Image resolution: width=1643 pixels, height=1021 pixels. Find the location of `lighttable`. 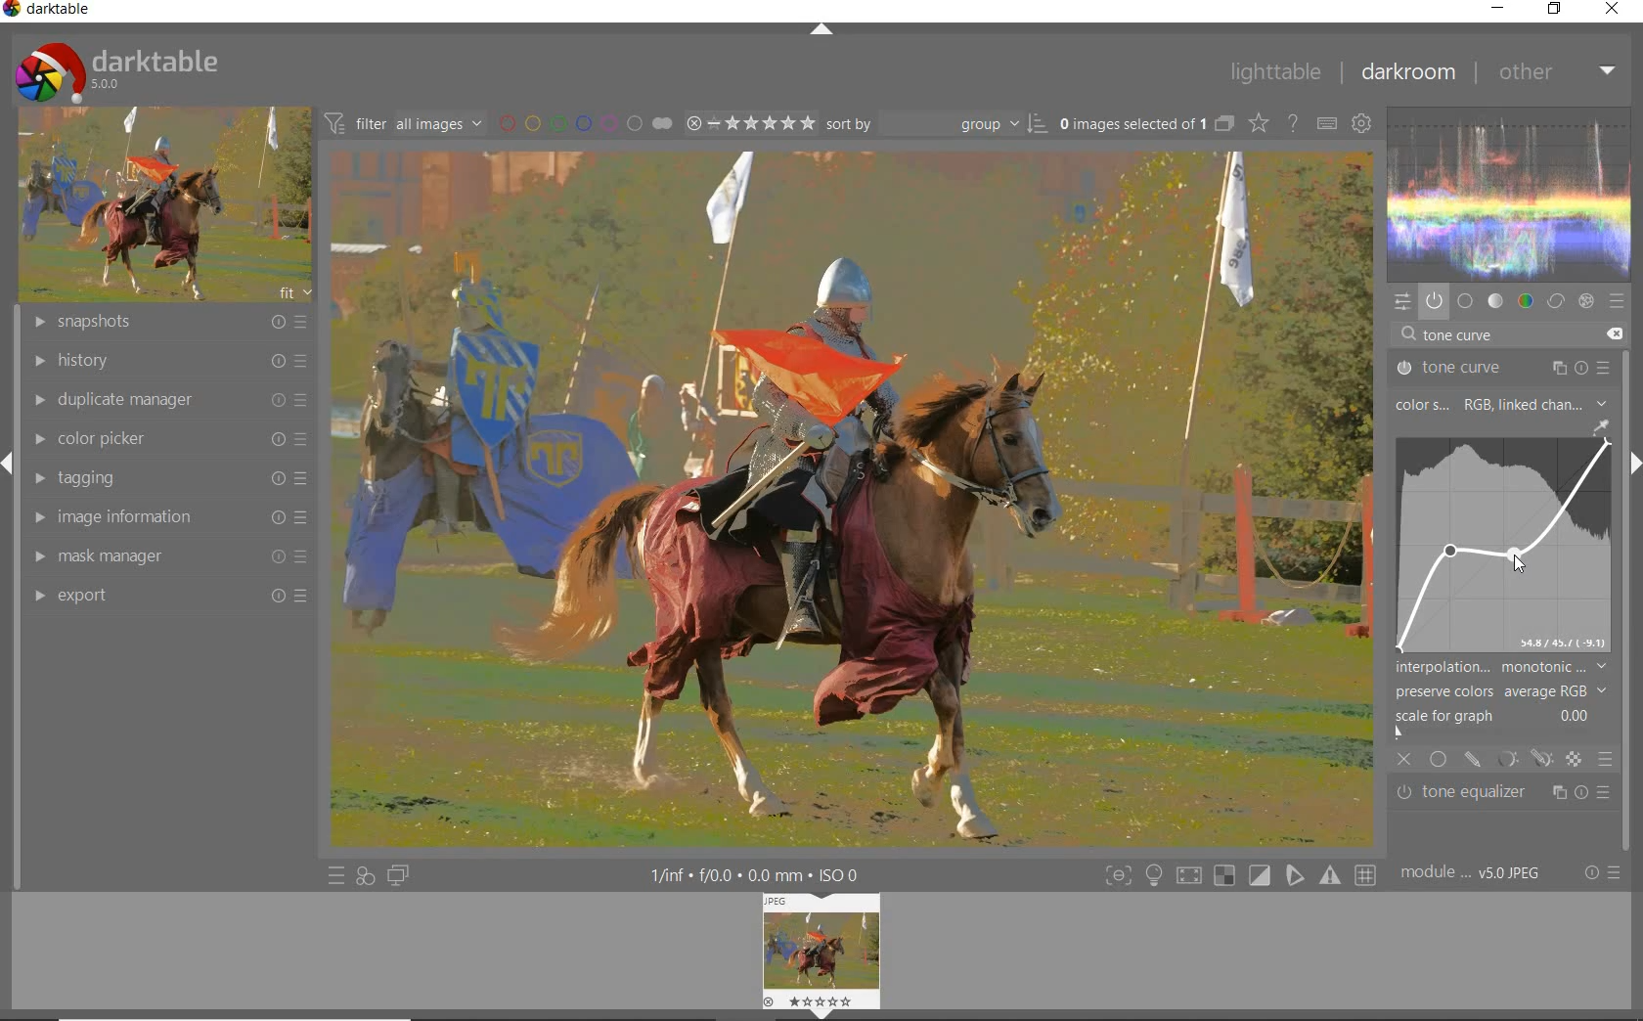

lighttable is located at coordinates (1274, 73).